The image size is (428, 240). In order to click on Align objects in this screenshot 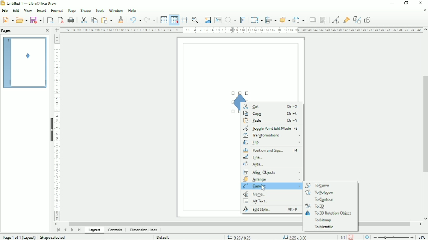, I will do `click(272, 172)`.